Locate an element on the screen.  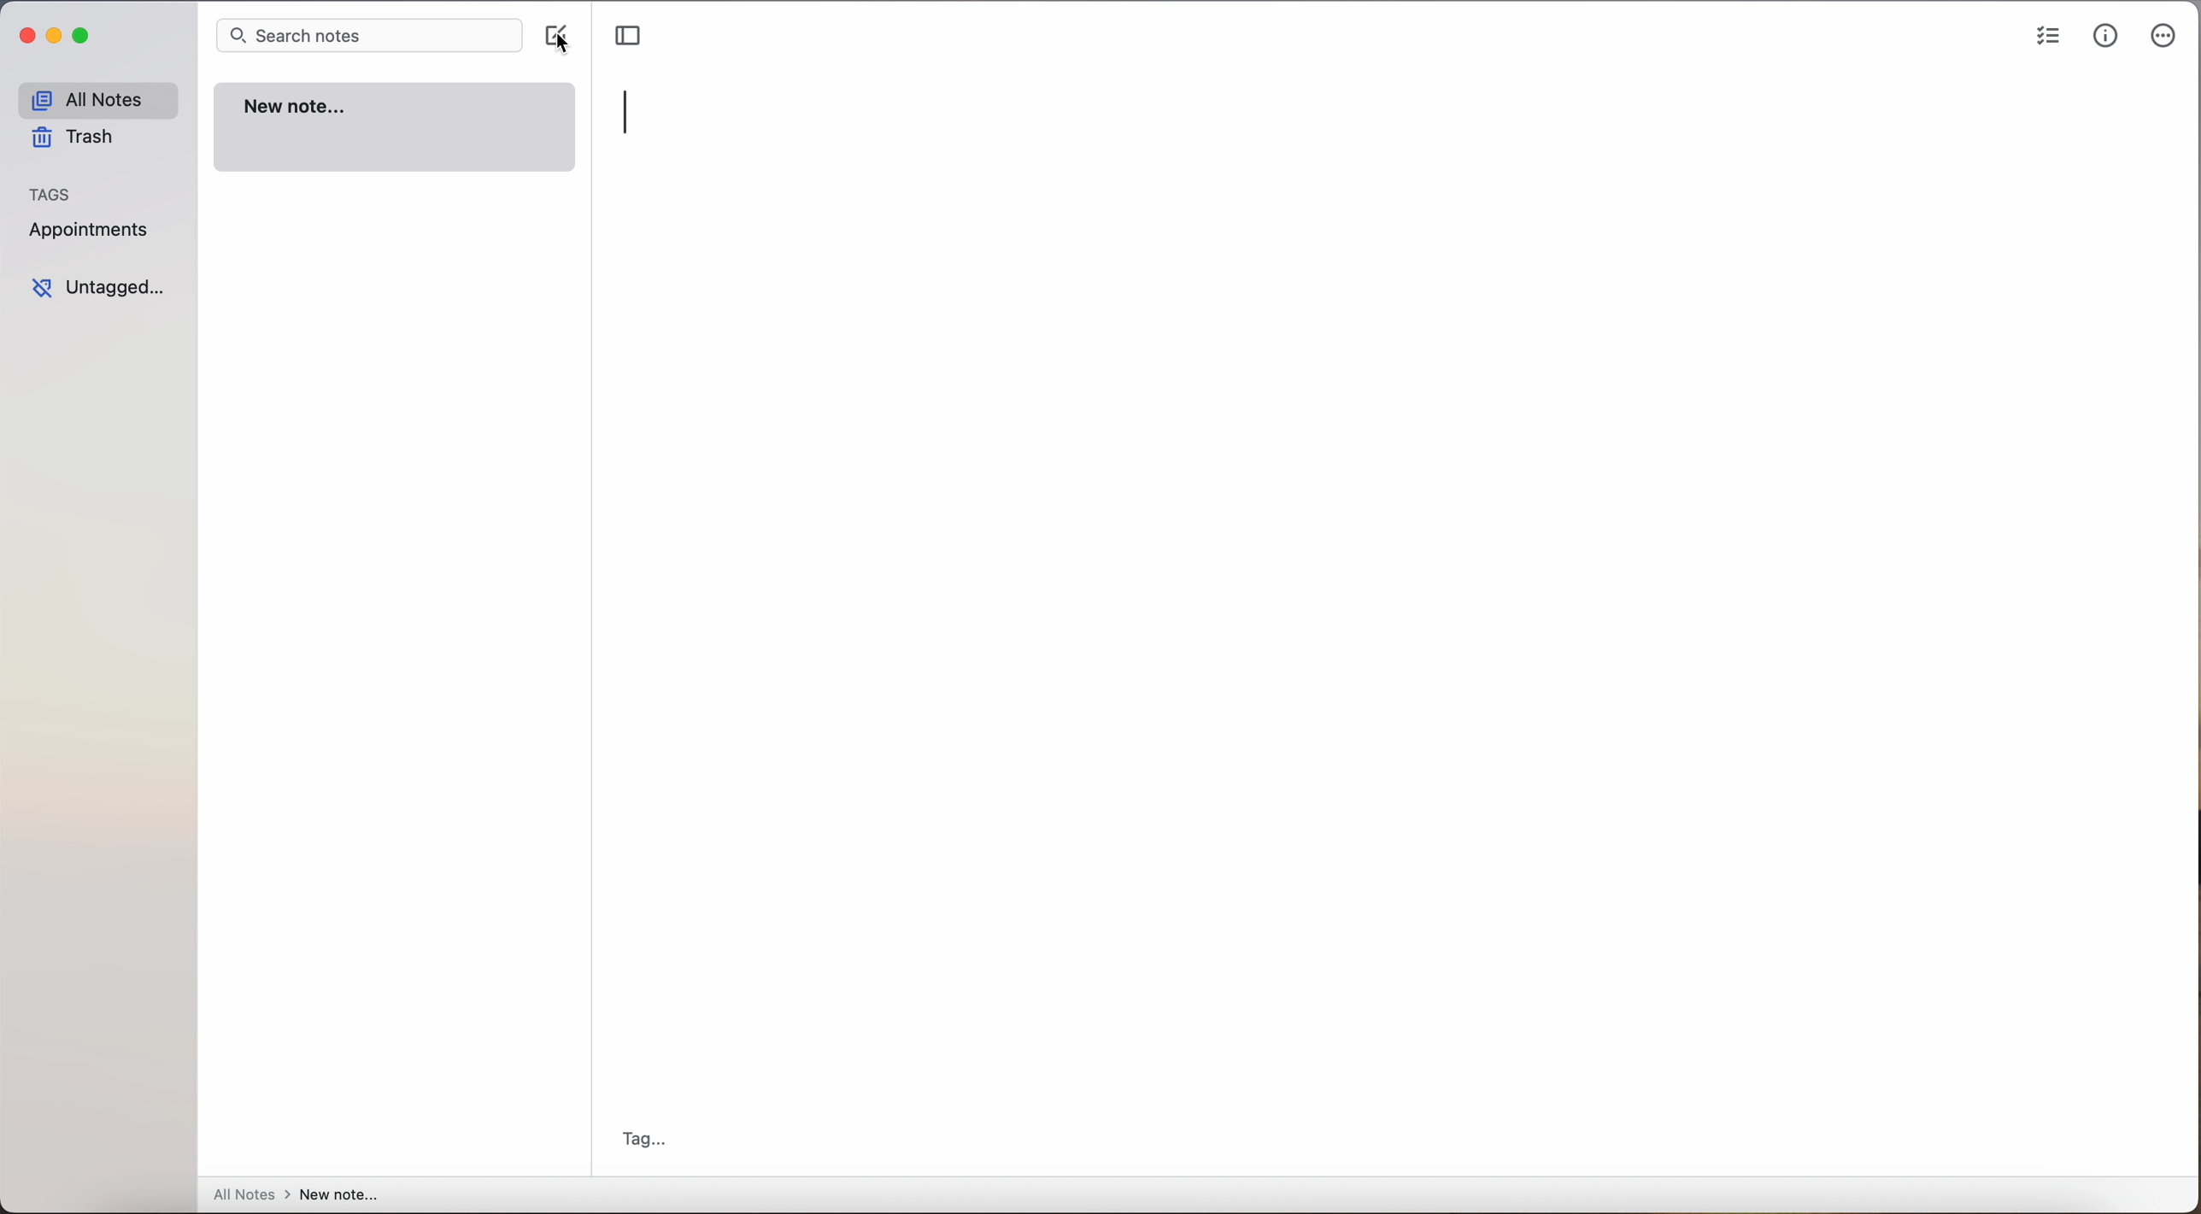
toggle sidebar is located at coordinates (625, 36).